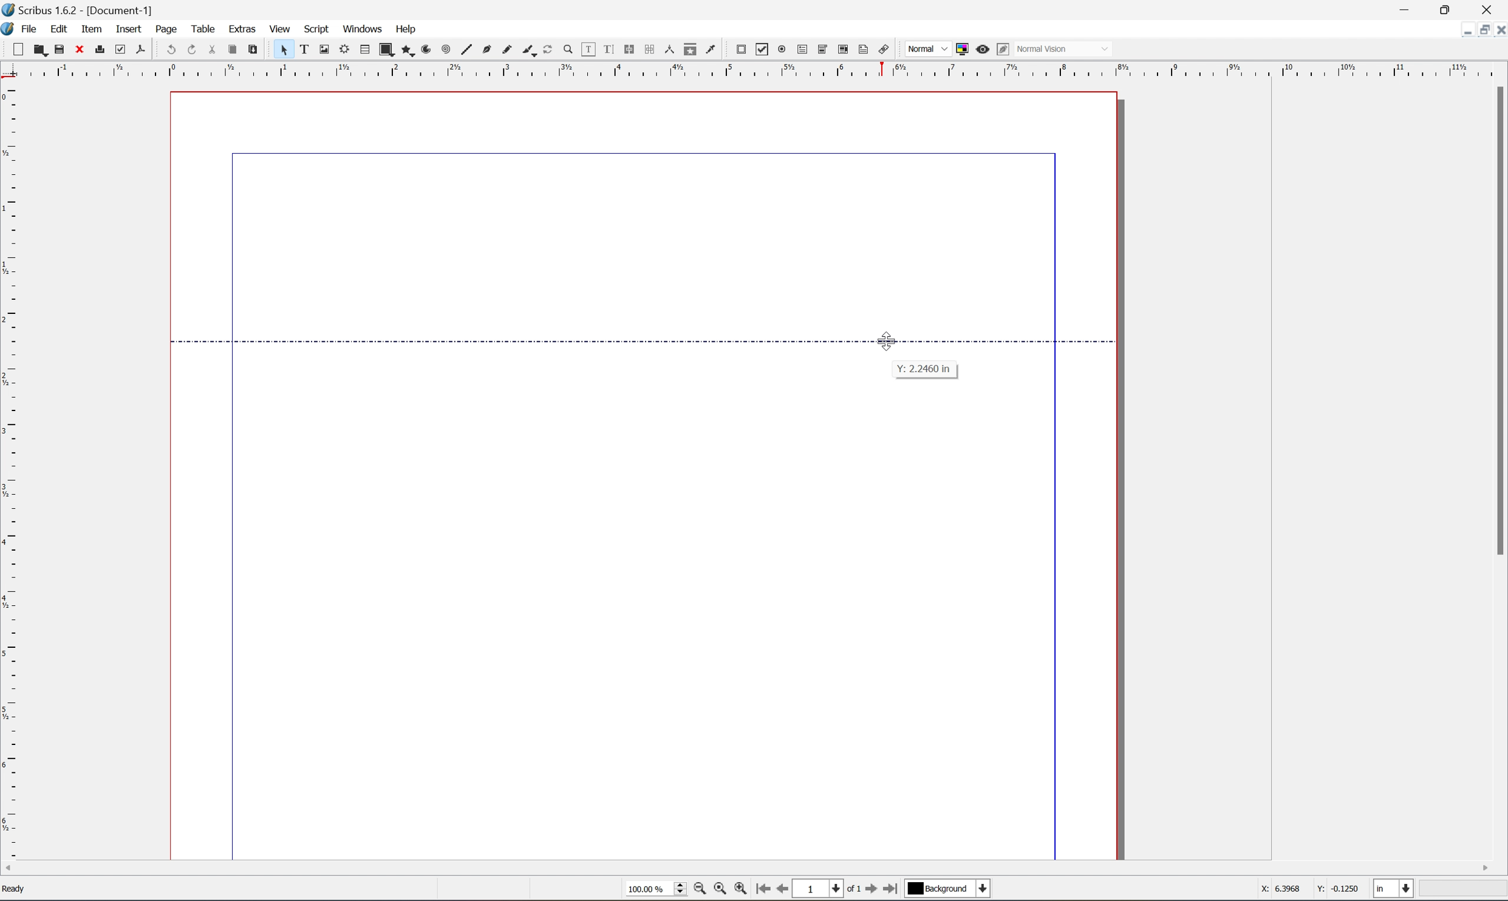 Image resolution: width=1508 pixels, height=901 pixels. Describe the element at coordinates (364, 51) in the screenshot. I see `table` at that location.